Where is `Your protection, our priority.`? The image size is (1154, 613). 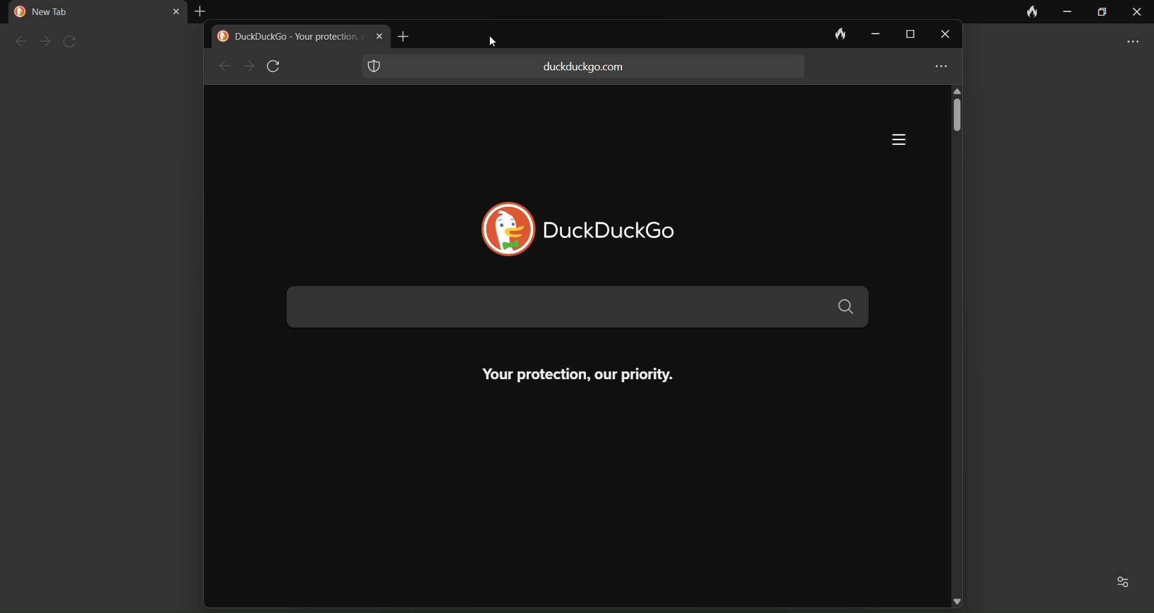 Your protection, our priority. is located at coordinates (561, 374).